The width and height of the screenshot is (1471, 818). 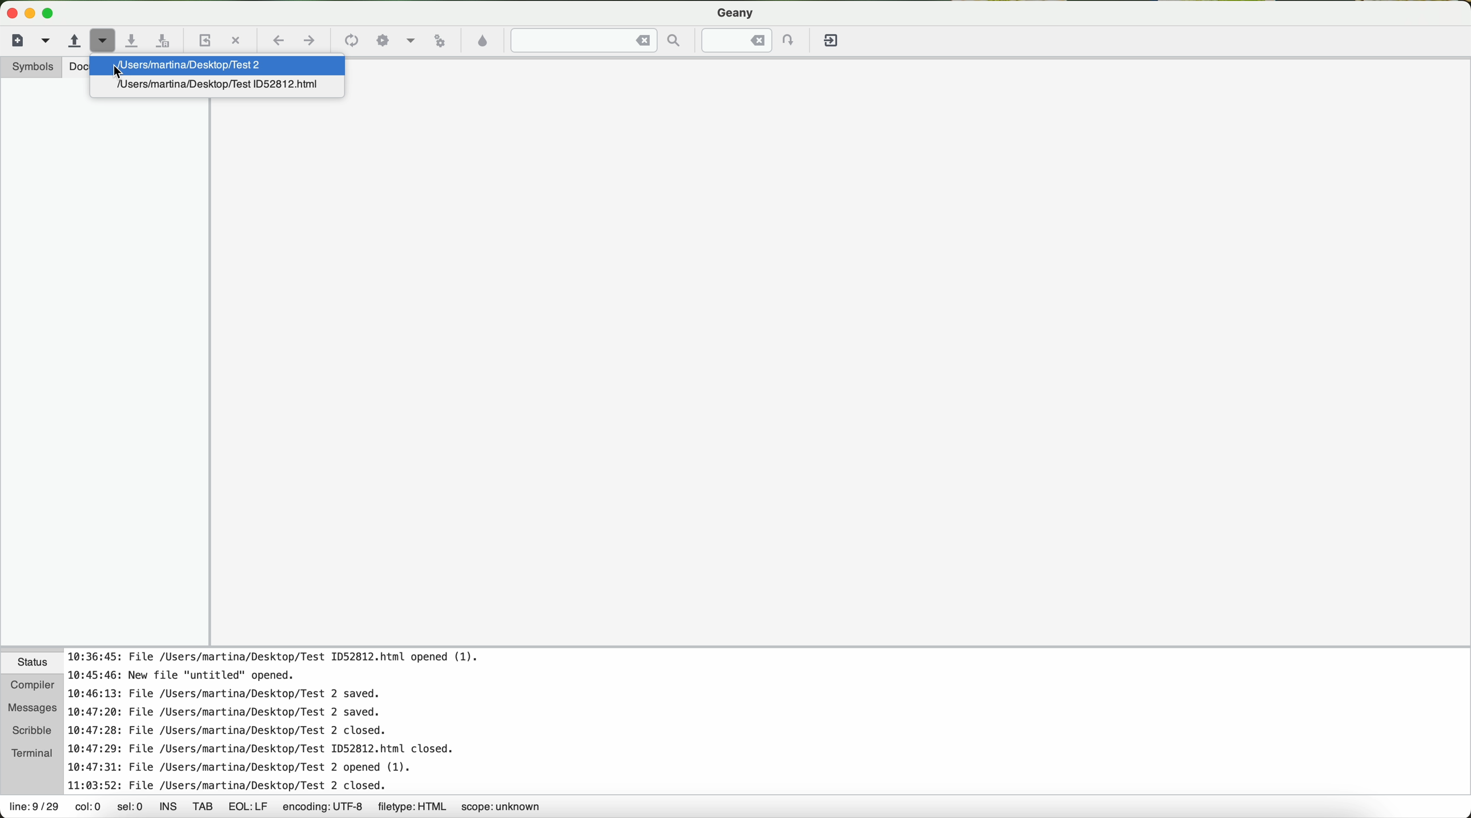 I want to click on navigate foward, so click(x=311, y=42).